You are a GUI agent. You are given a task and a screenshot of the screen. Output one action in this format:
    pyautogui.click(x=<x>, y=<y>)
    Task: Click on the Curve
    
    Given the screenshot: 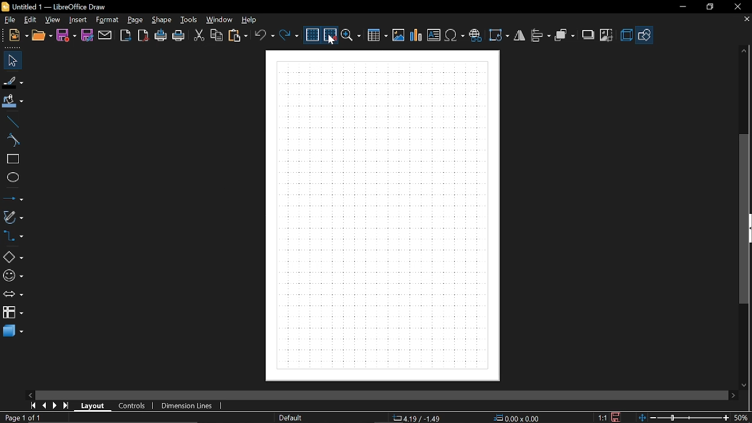 What is the action you would take?
    pyautogui.click(x=12, y=141)
    